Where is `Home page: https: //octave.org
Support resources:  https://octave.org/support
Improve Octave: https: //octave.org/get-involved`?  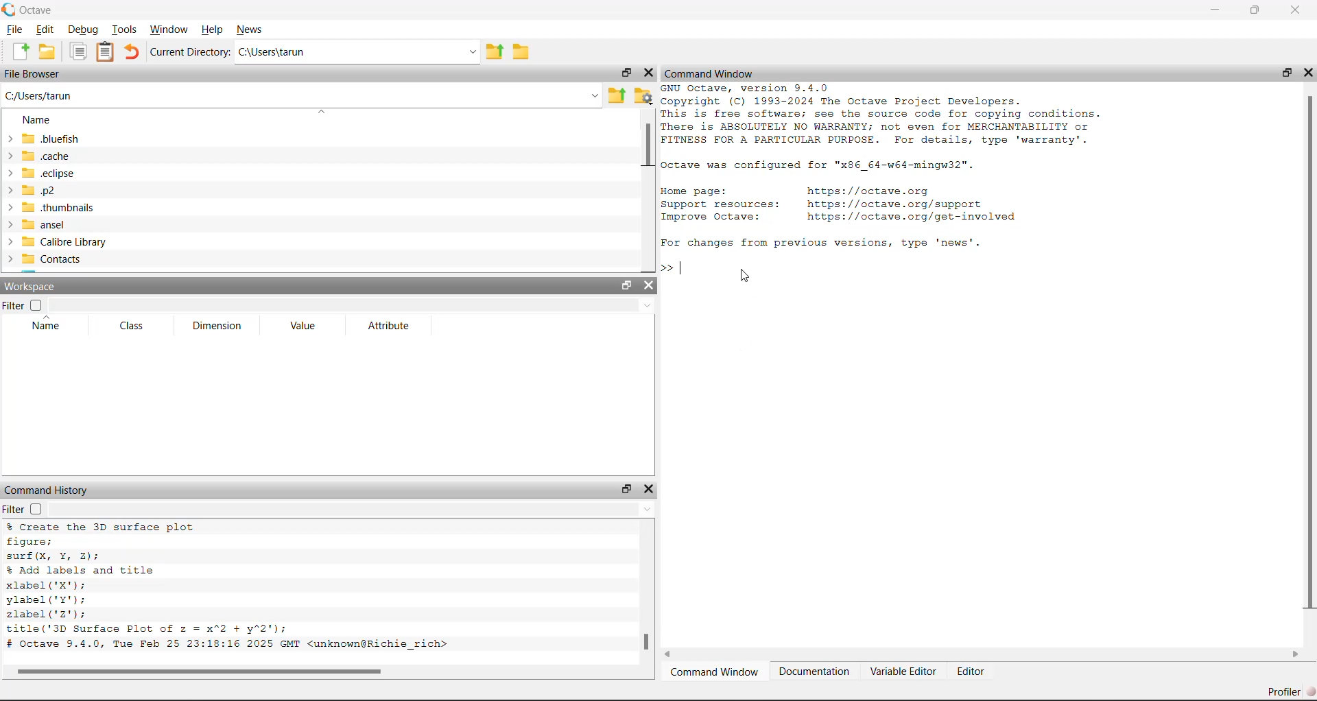
Home page: https: //octave.org
Support resources:  https://octave.org/support
Improve Octave: https: //octave.org/get-involved is located at coordinates (841, 204).